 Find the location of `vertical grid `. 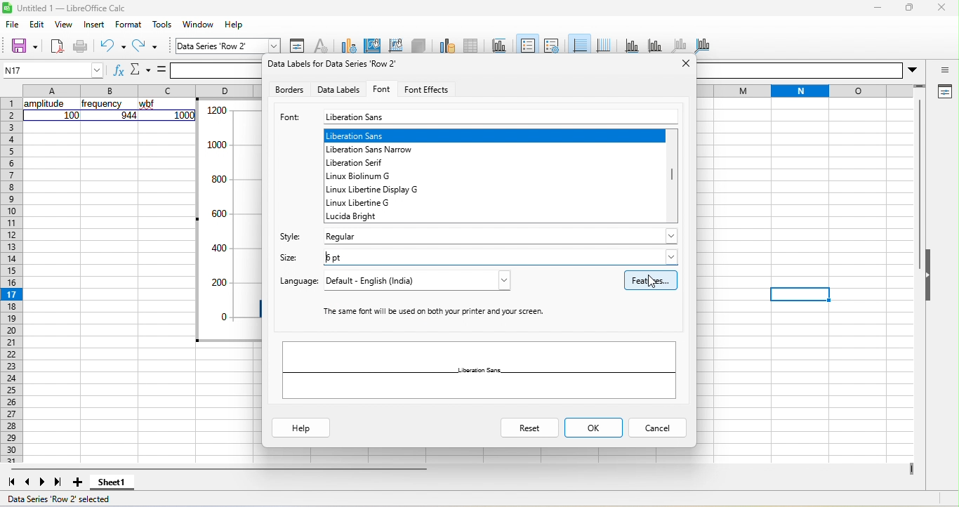

vertical grid  is located at coordinates (607, 41).